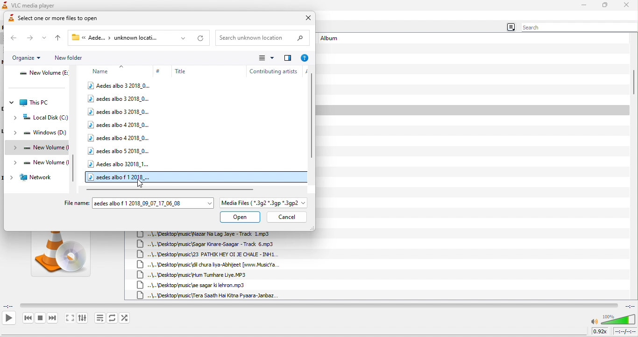 The image size is (638, 337). What do you see at coordinates (200, 71) in the screenshot?
I see `title` at bounding box center [200, 71].